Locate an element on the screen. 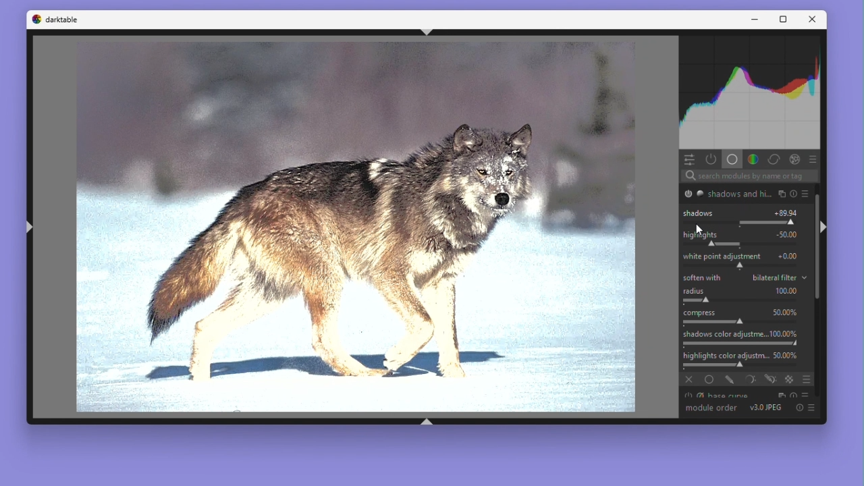 This screenshot has width=864, height=486. +0.00 is located at coordinates (788, 256).